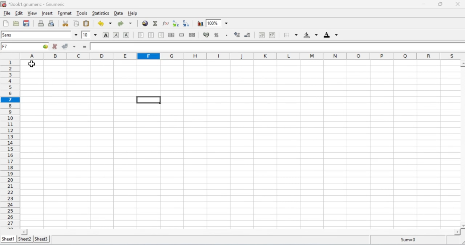  I want to click on Align right, so click(162, 35).